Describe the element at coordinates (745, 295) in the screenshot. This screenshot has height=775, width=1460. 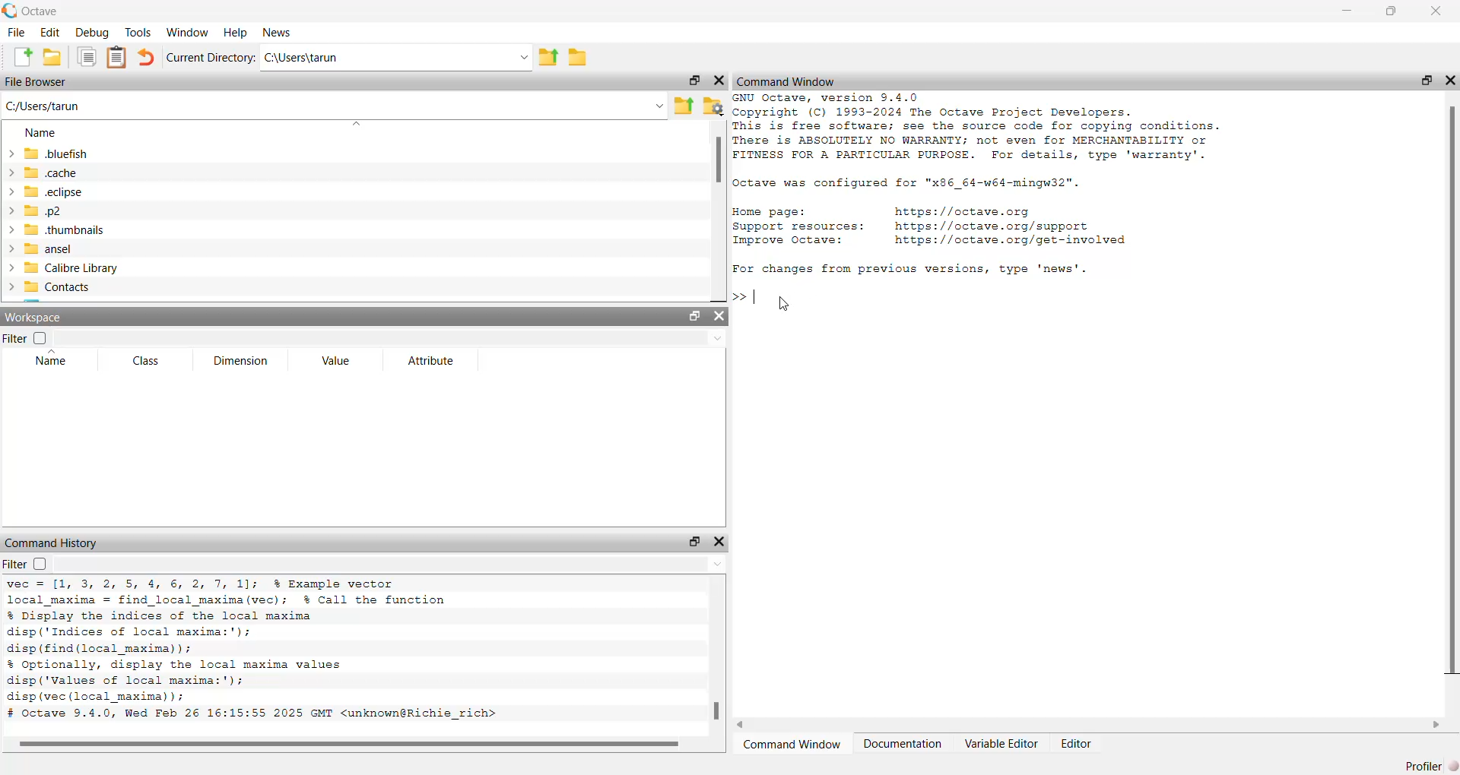
I see `new line` at that location.